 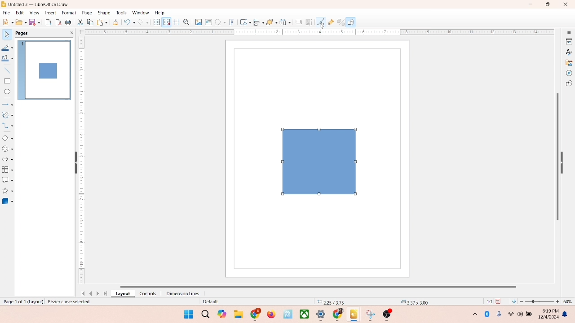 I want to click on notification, so click(x=566, y=314).